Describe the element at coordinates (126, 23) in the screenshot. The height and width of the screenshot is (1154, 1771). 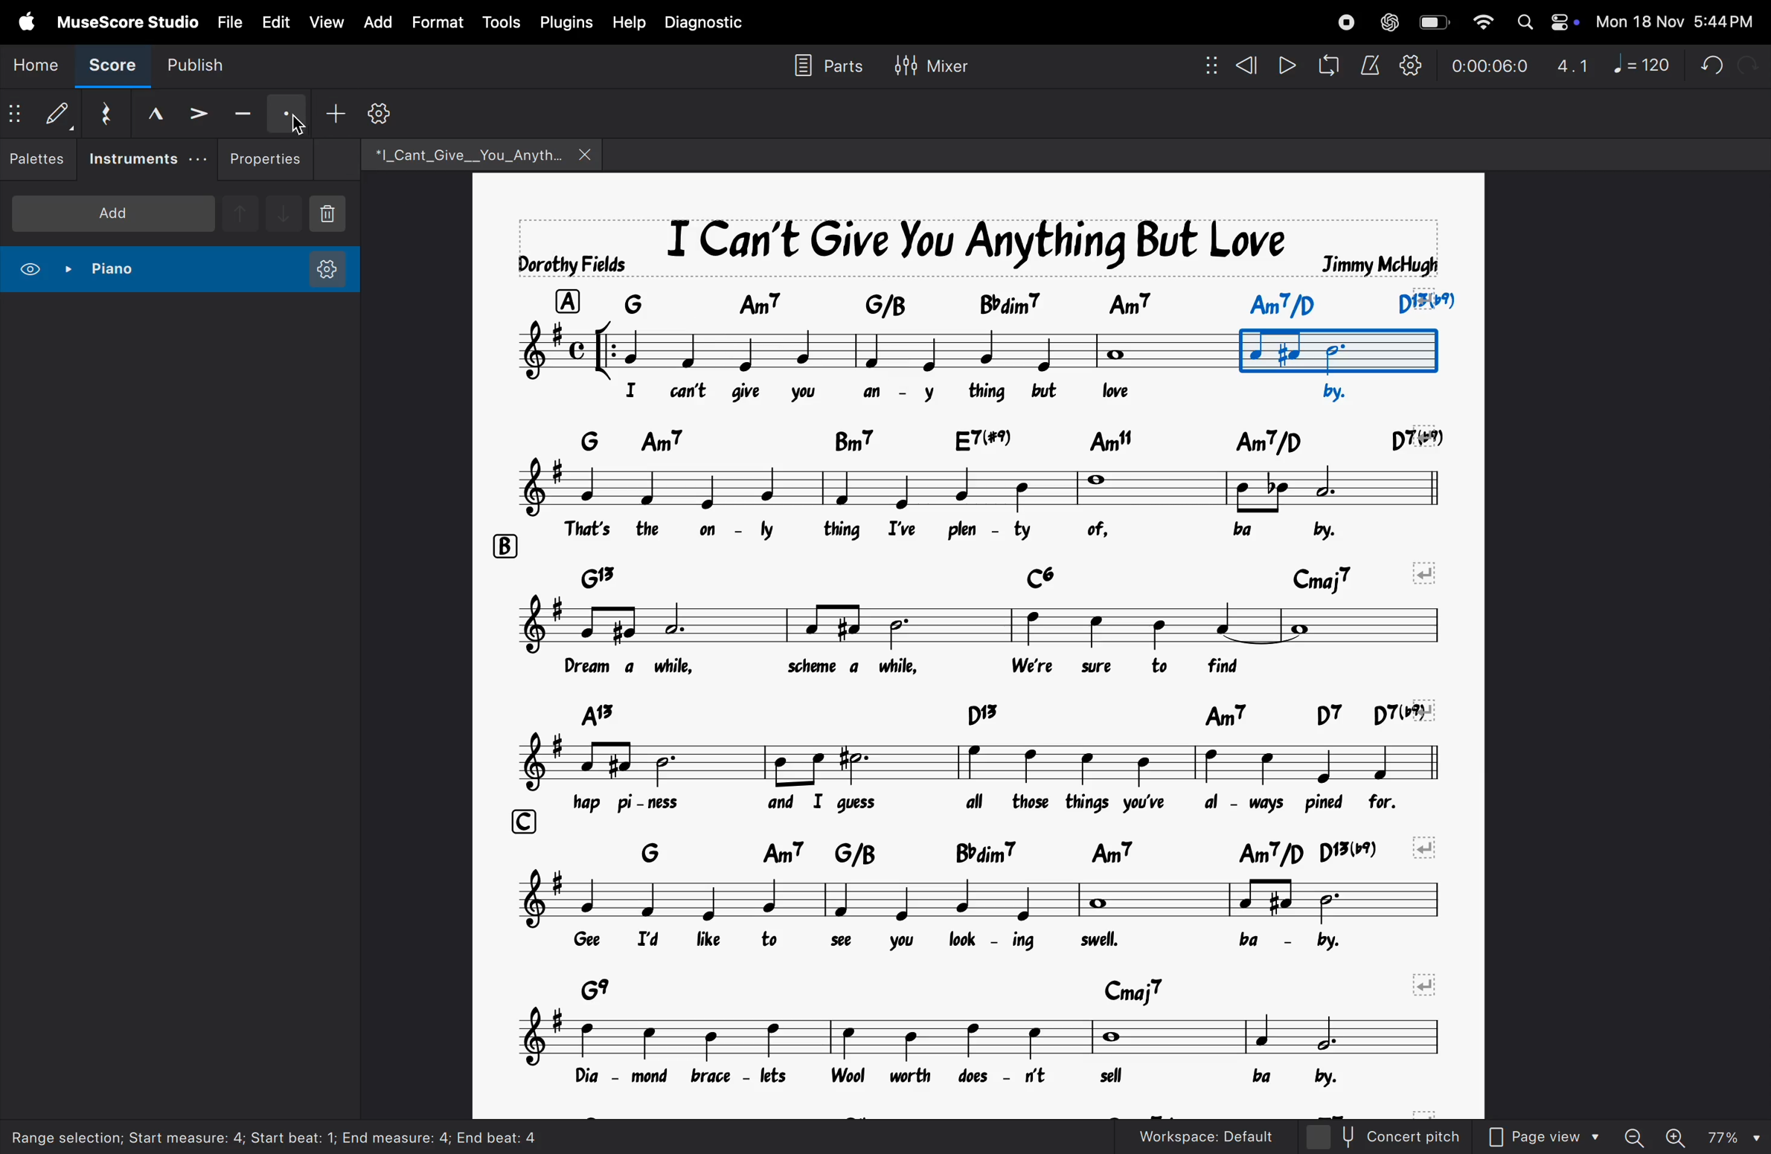
I see `musescore studio` at that location.